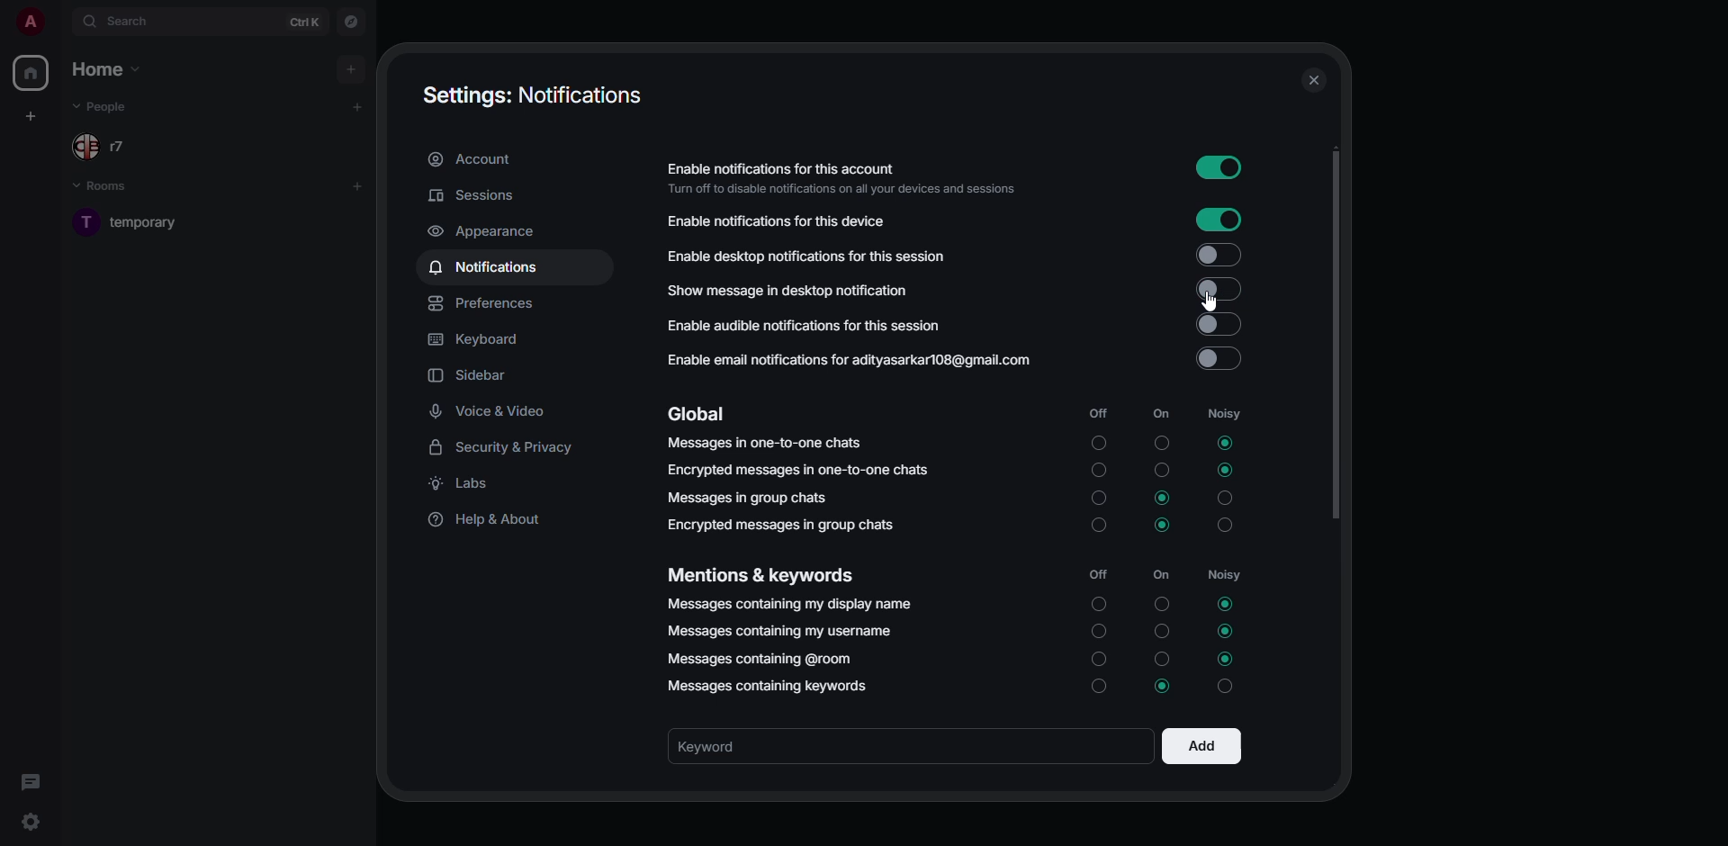  What do you see at coordinates (1162, 658) in the screenshot?
I see `On Unselected` at bounding box center [1162, 658].